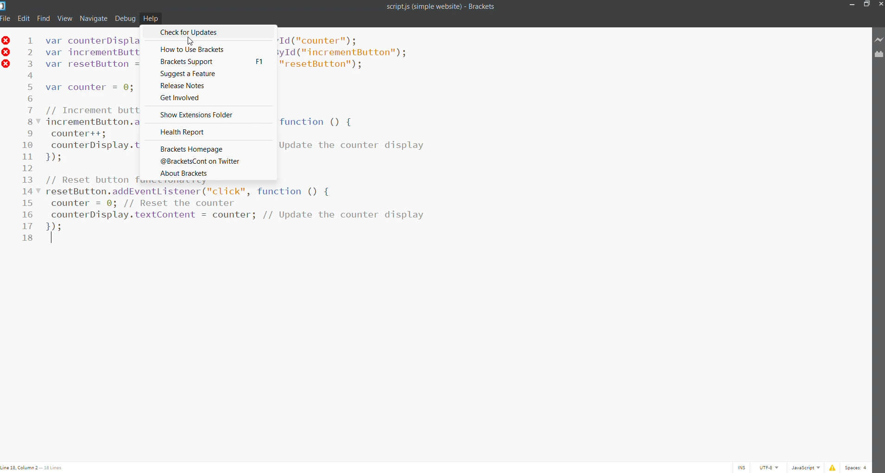 Image resolution: width=885 pixels, height=473 pixels. Describe the element at coordinates (194, 42) in the screenshot. I see `Cursor` at that location.